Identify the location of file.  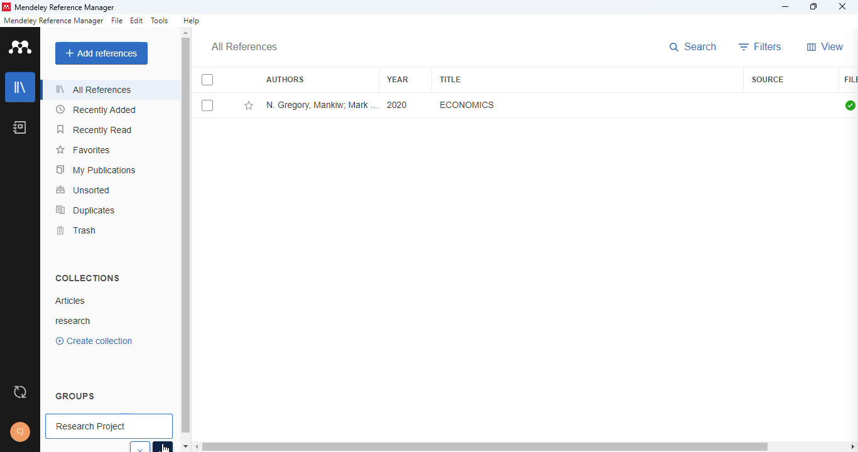
(117, 20).